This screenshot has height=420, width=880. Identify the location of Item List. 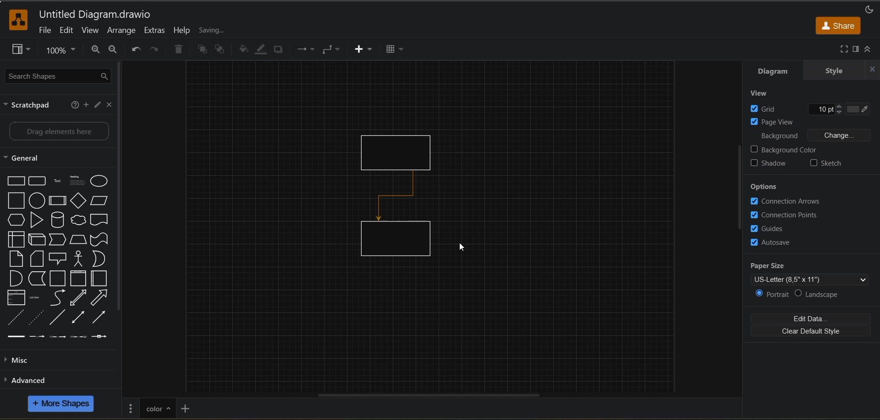
(38, 298).